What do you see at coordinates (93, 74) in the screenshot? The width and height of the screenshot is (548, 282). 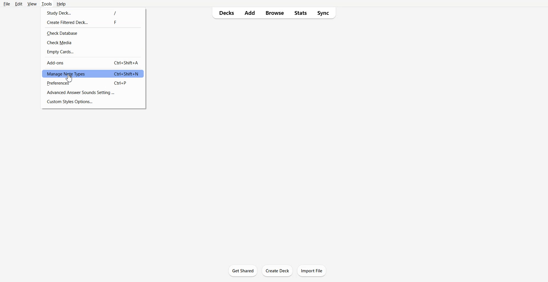 I see `Manage Note Types` at bounding box center [93, 74].